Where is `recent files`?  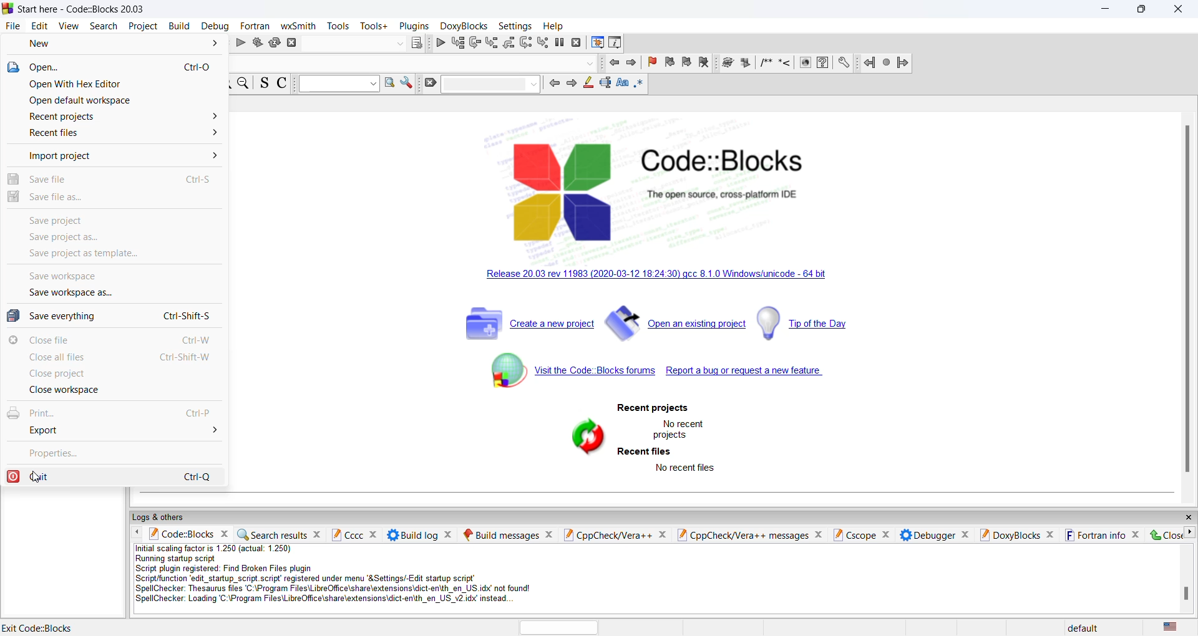 recent files is located at coordinates (645, 452).